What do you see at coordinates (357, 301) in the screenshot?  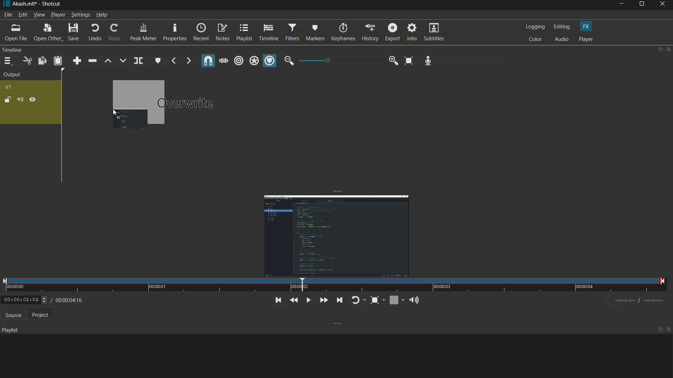 I see `toggle player looping` at bounding box center [357, 301].